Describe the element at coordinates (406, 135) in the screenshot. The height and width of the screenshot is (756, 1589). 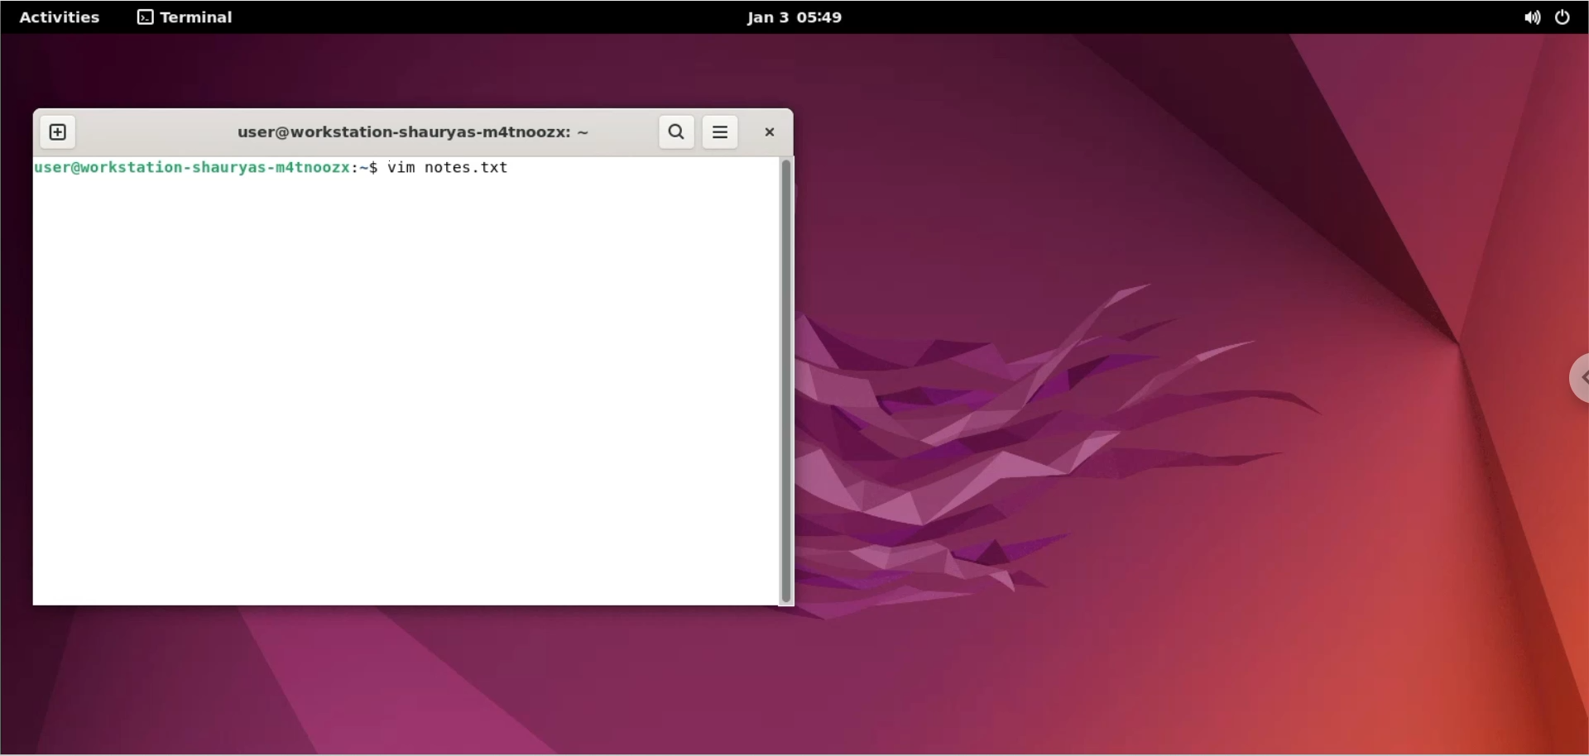
I see `user@workstation-shauryas-m4tnoozx: ~` at that location.